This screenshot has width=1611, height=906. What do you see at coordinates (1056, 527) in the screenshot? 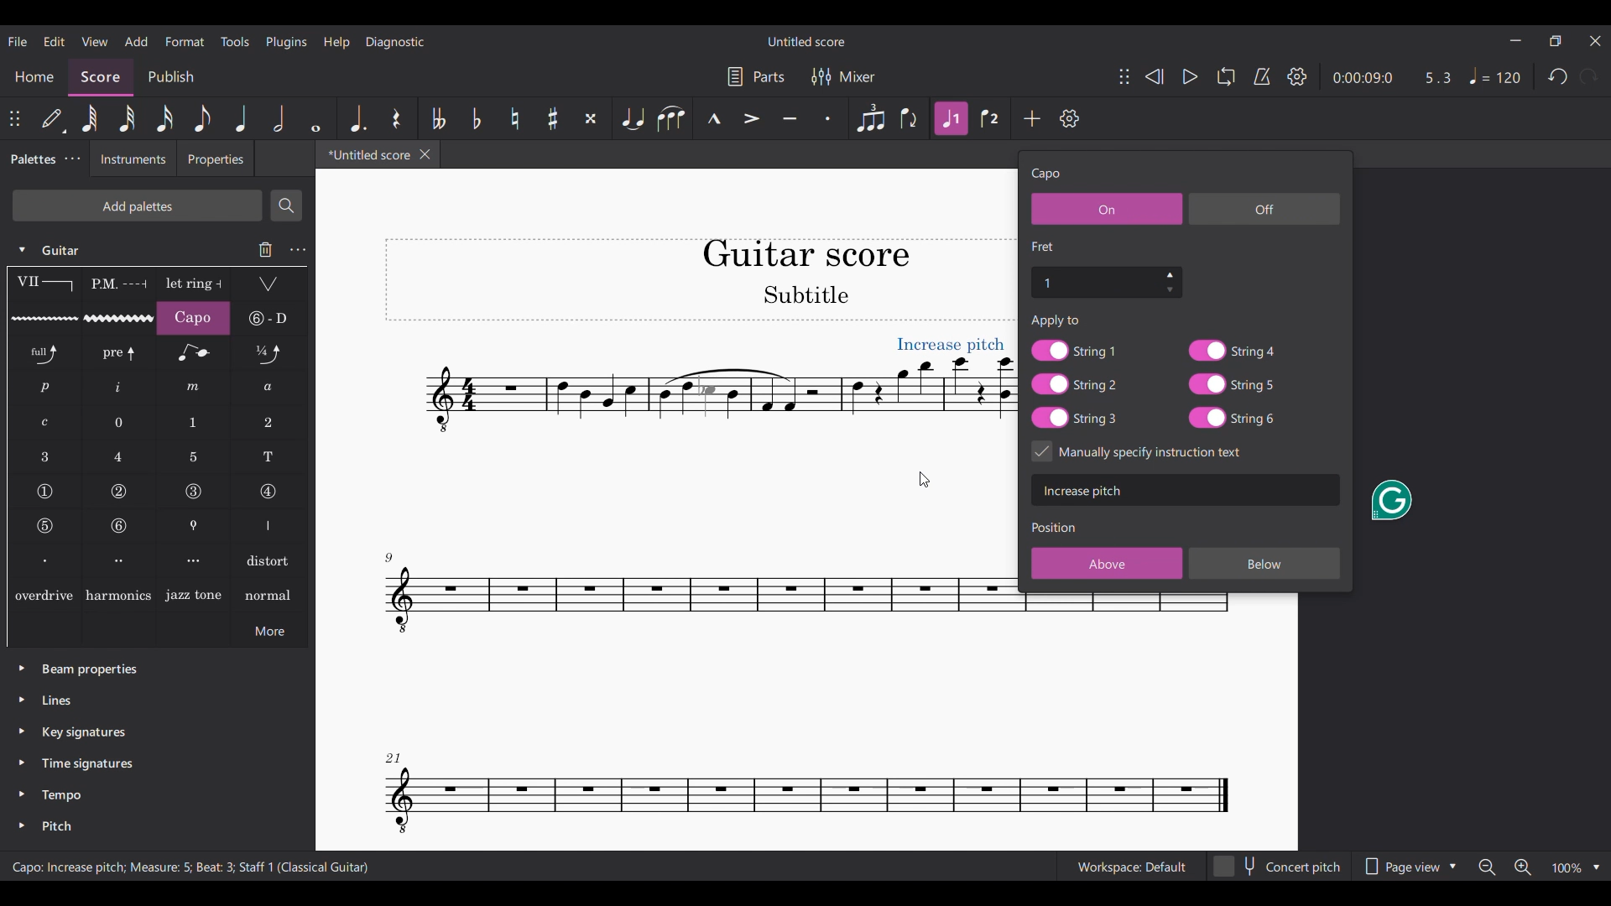
I see `Section title` at bounding box center [1056, 527].